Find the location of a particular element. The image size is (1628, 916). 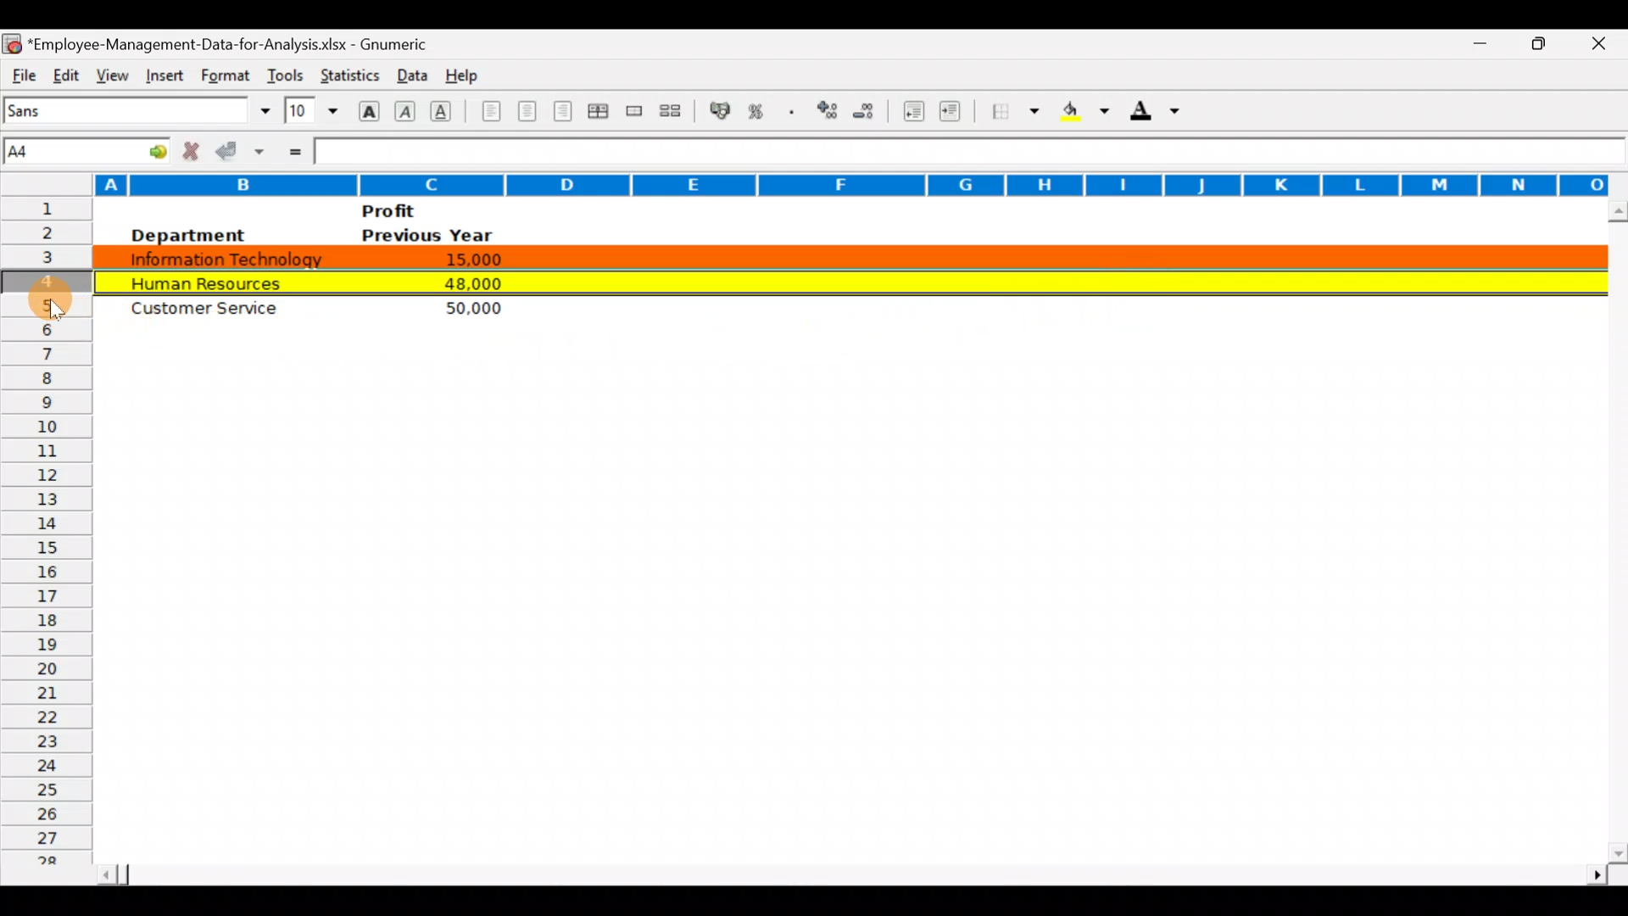

View is located at coordinates (109, 73).